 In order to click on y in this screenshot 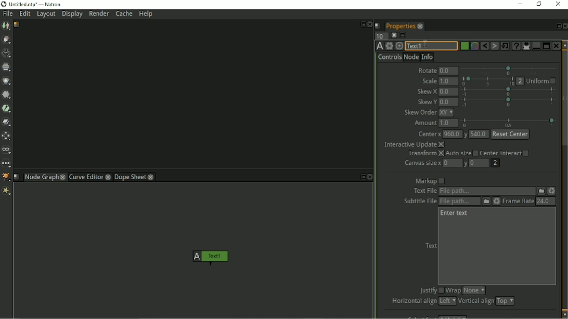, I will do `click(466, 134)`.